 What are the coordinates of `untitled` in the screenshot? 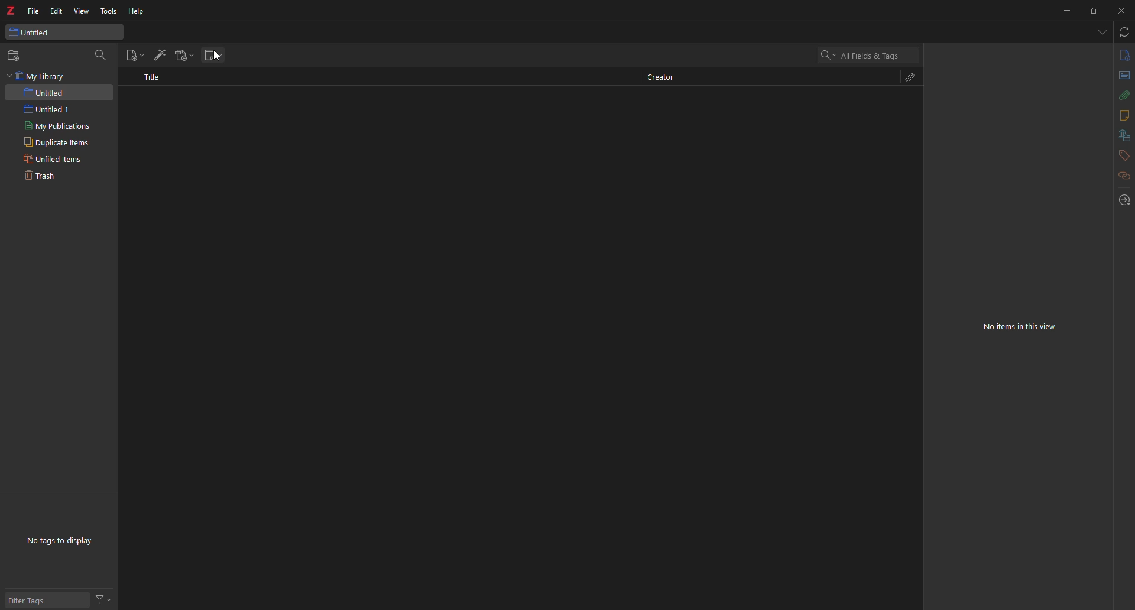 It's located at (34, 31).